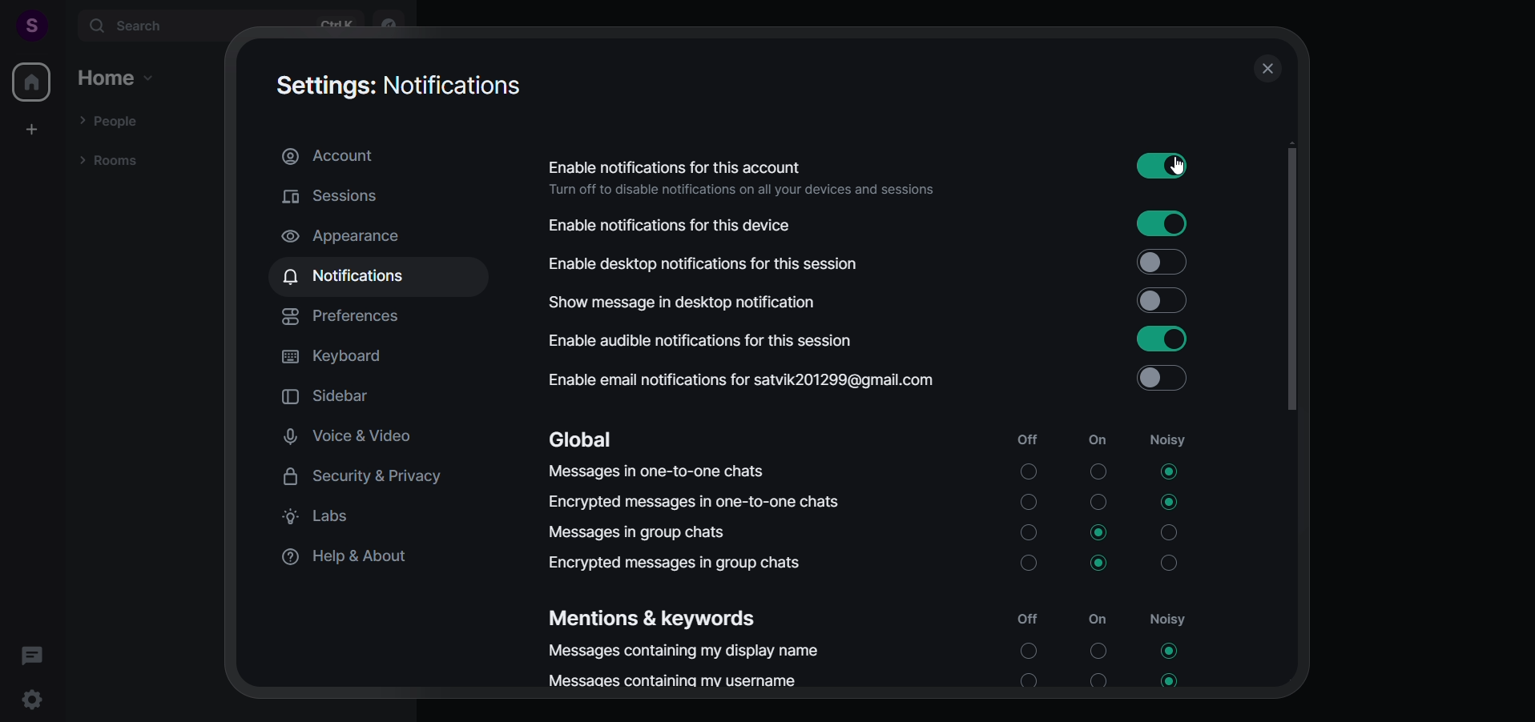 The width and height of the screenshot is (1535, 722). Describe the element at coordinates (117, 78) in the screenshot. I see `home options` at that location.